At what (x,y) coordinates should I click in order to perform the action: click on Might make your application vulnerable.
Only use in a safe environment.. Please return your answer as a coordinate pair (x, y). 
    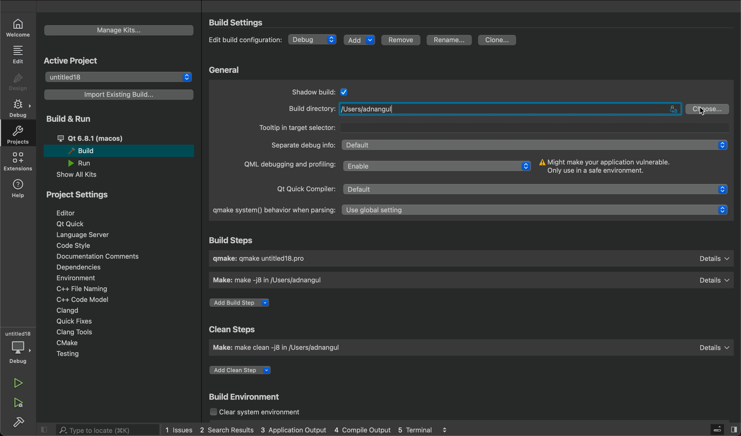
    Looking at the image, I should click on (607, 166).